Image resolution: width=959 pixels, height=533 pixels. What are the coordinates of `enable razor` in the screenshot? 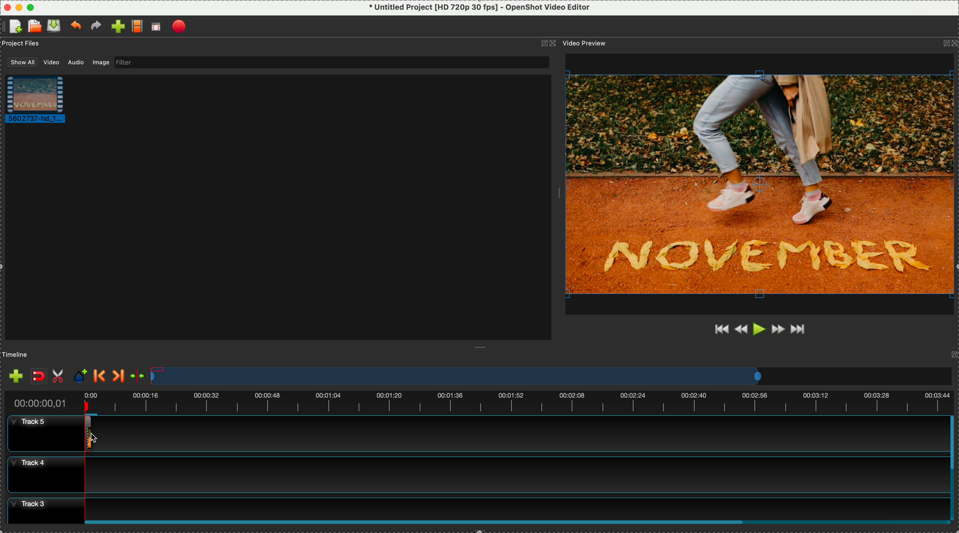 It's located at (60, 375).